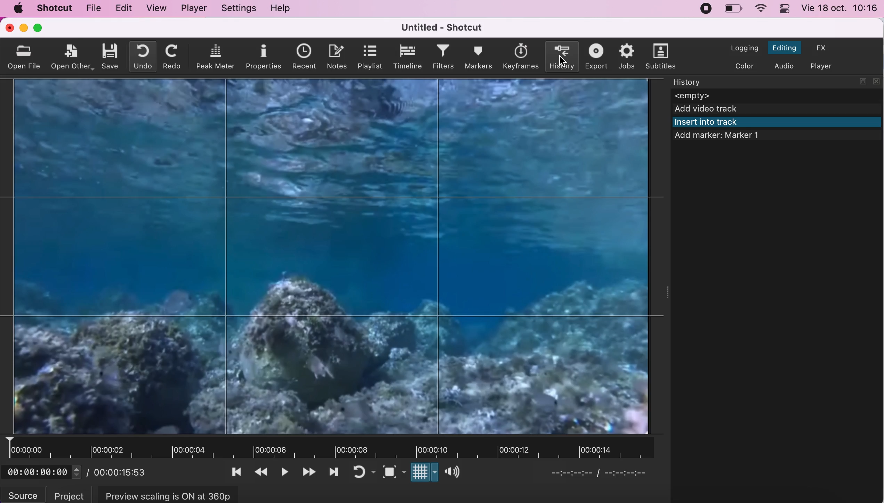 This screenshot has width=884, height=503. What do you see at coordinates (729, 137) in the screenshot?
I see `add marker: marker 1` at bounding box center [729, 137].